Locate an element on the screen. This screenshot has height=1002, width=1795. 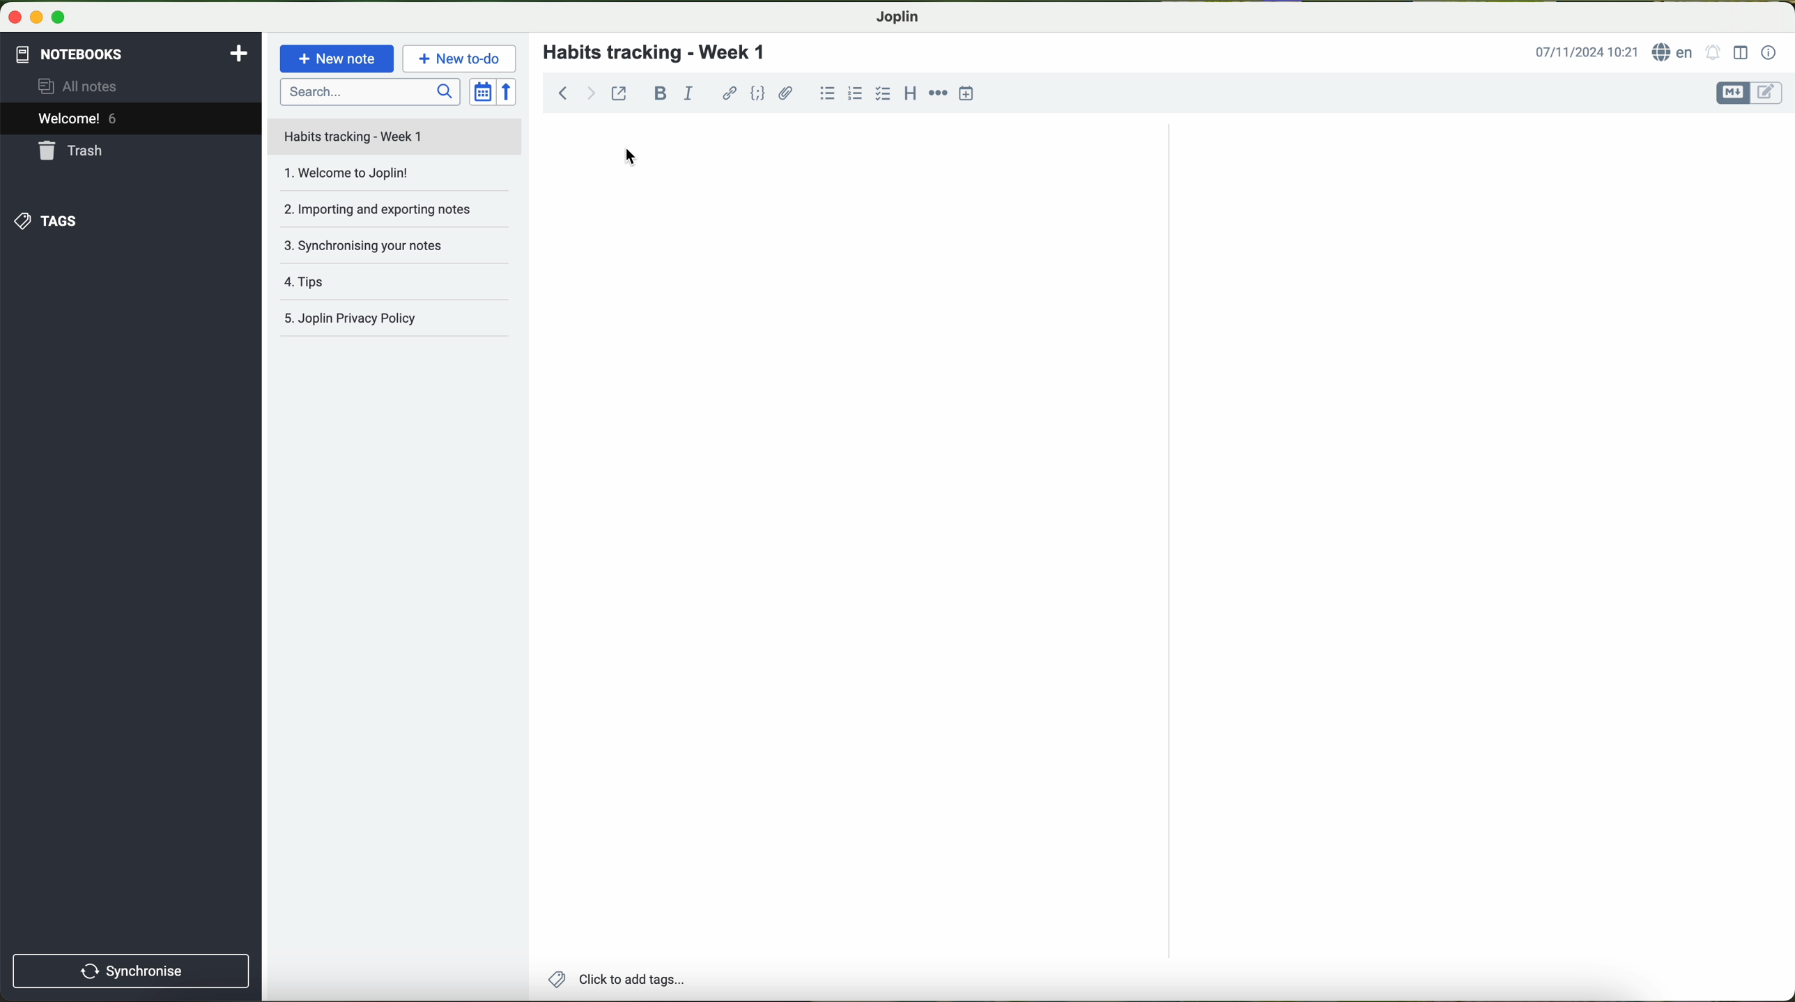
Joplin is located at coordinates (896, 17).